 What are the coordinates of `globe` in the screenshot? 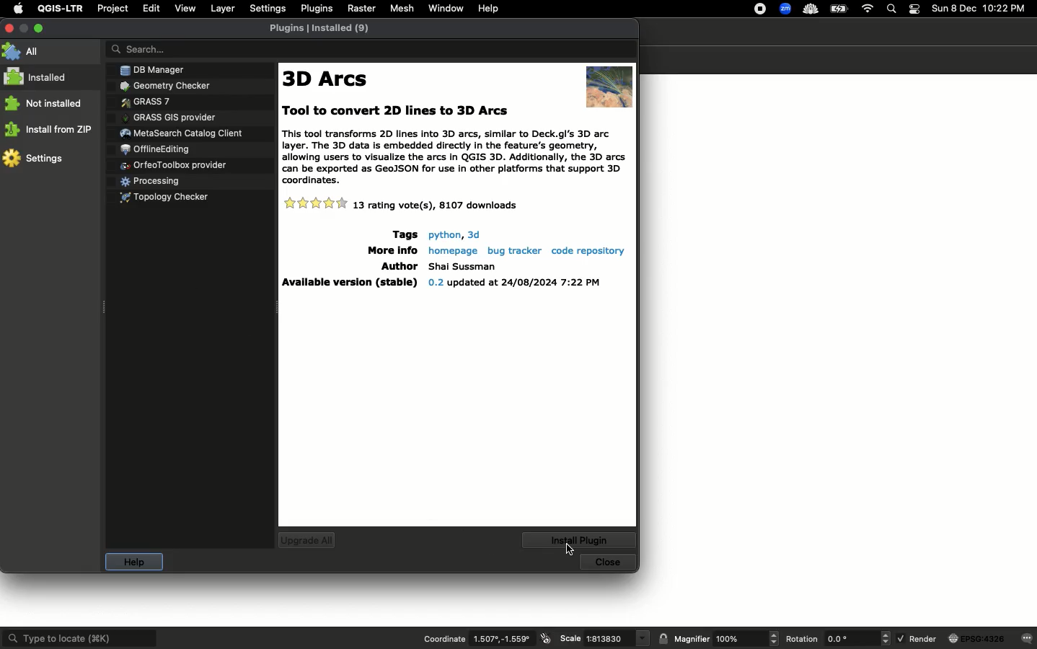 It's located at (978, 639).